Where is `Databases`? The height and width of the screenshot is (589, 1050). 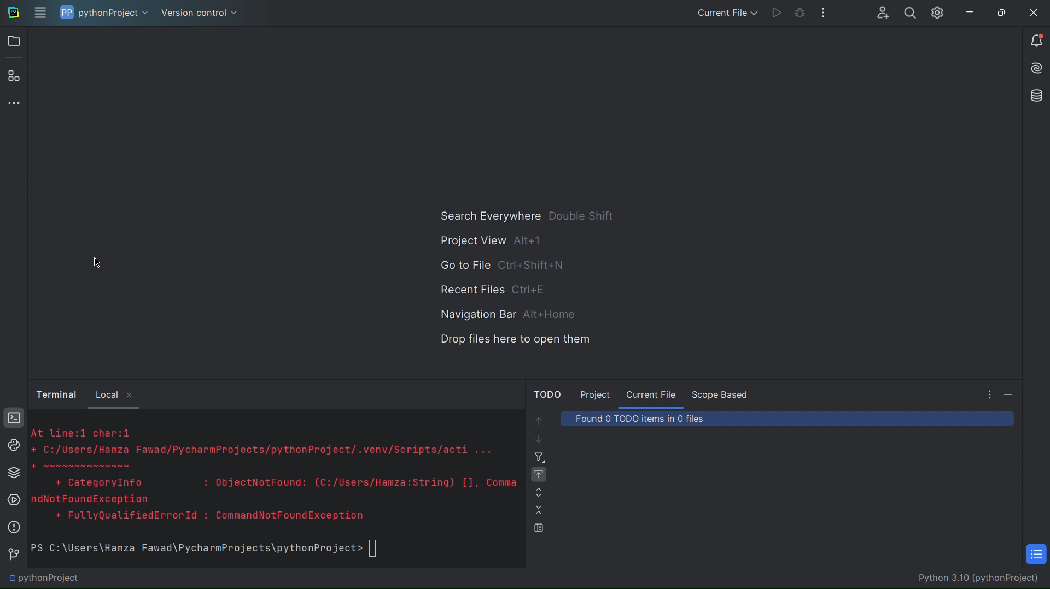 Databases is located at coordinates (1035, 97).